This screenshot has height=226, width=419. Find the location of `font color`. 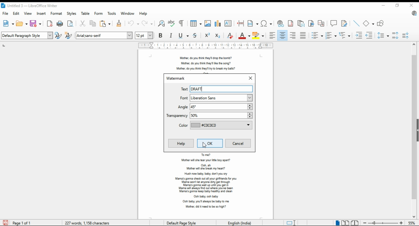

font color is located at coordinates (244, 35).